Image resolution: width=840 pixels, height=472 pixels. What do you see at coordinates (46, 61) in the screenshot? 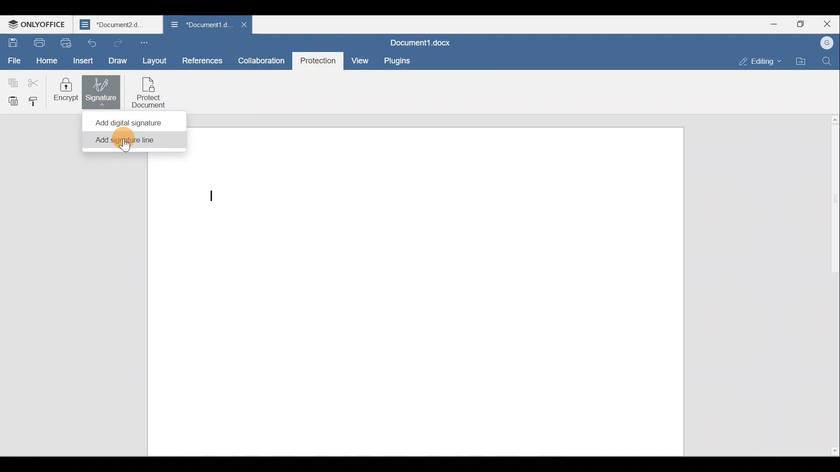
I see `Home` at bounding box center [46, 61].